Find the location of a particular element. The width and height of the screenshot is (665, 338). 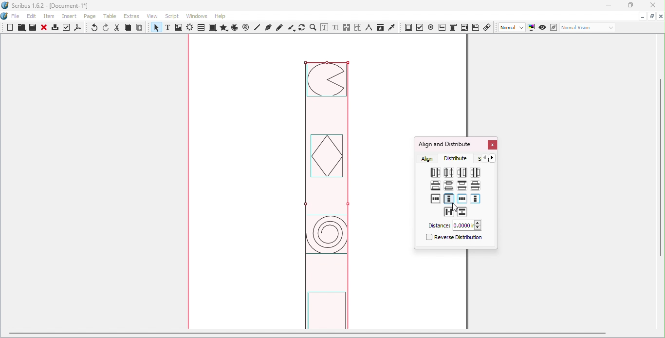

Copy item properties is located at coordinates (380, 27).